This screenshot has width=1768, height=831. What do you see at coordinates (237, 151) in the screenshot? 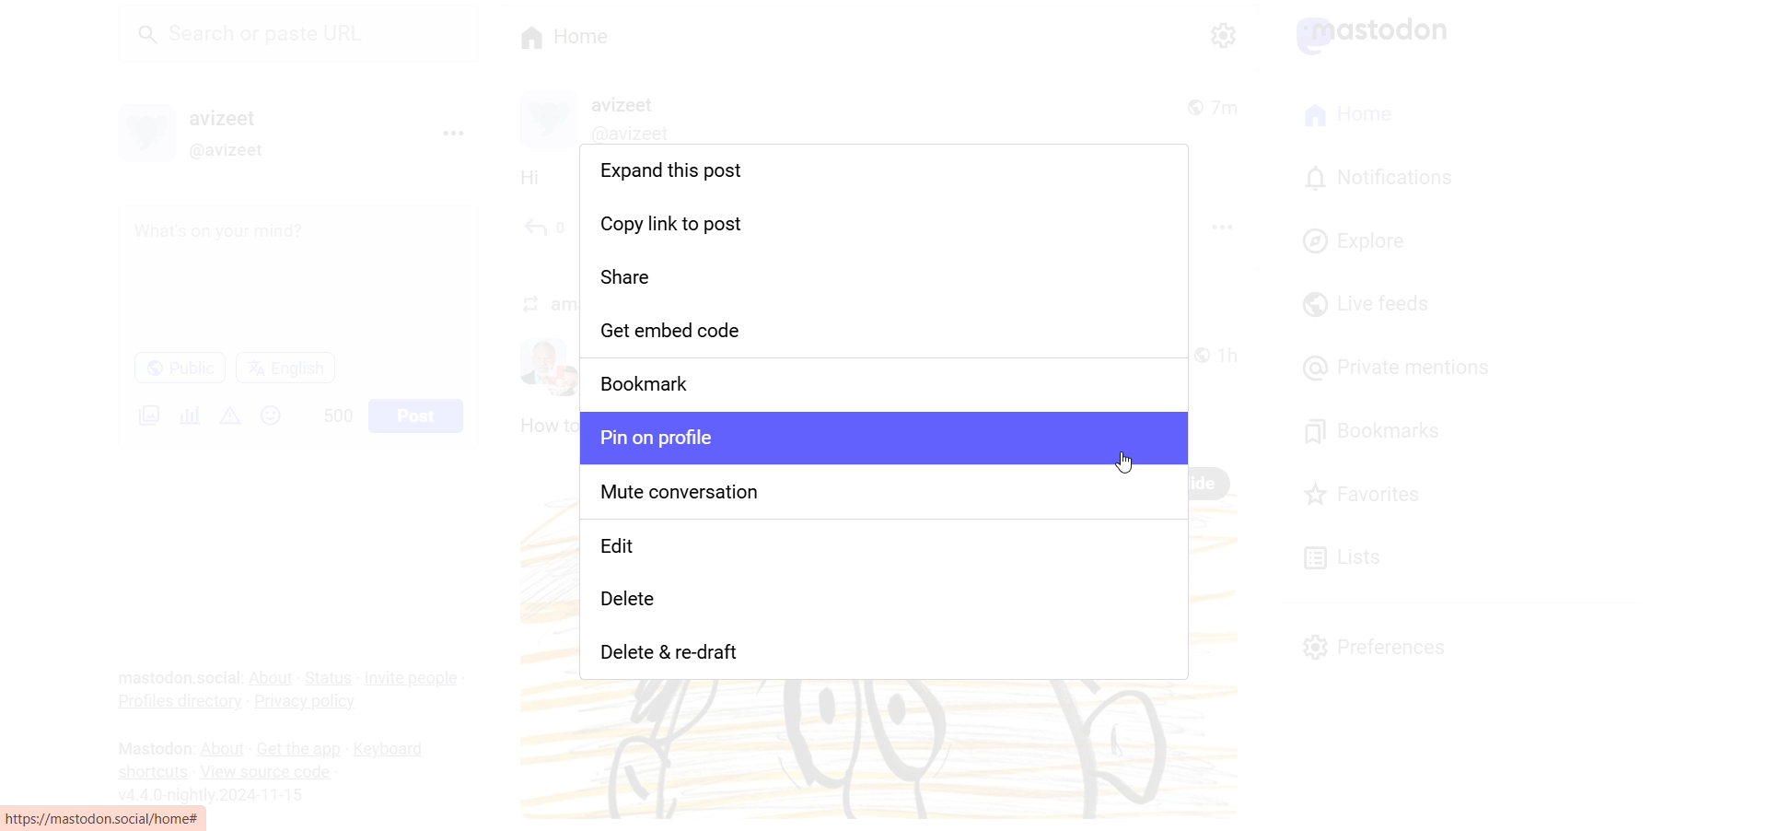
I see `@User` at bounding box center [237, 151].